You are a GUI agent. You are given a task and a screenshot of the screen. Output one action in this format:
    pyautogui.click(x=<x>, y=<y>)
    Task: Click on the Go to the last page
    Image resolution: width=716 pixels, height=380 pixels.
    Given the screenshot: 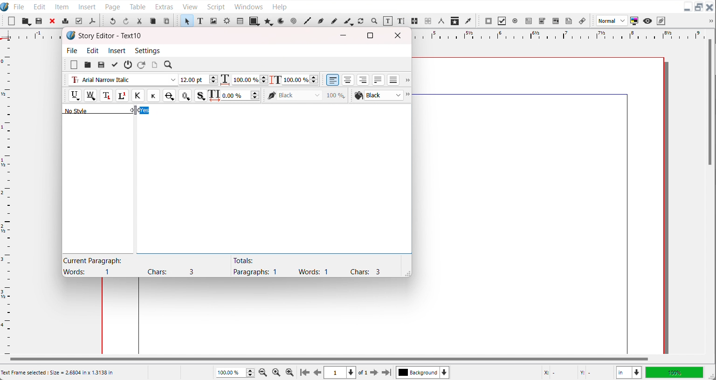 What is the action you would take?
    pyautogui.click(x=386, y=373)
    